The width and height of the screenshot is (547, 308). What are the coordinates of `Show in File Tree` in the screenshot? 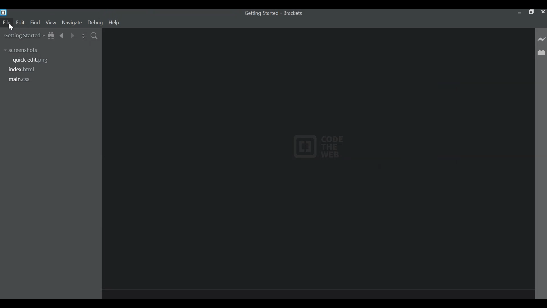 It's located at (52, 35).